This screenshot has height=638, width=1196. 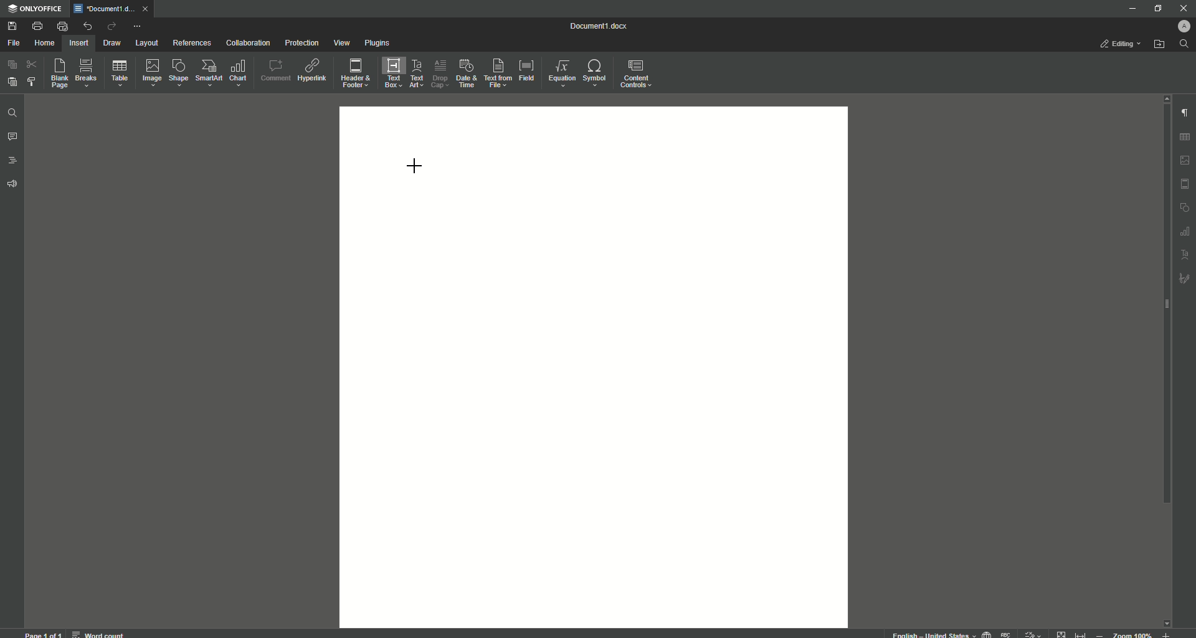 I want to click on Header and Footer, so click(x=354, y=74).